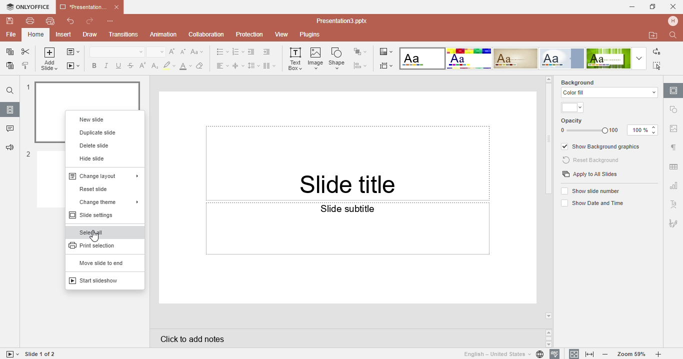  I want to click on Zoom out, so click(607, 355).